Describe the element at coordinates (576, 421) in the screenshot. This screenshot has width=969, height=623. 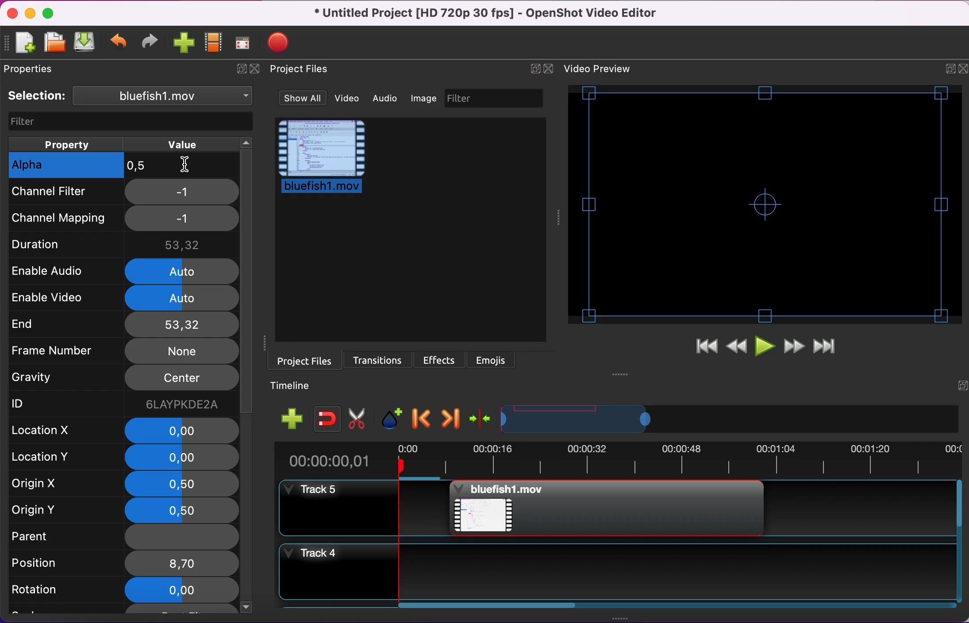
I see `timeline` at that location.